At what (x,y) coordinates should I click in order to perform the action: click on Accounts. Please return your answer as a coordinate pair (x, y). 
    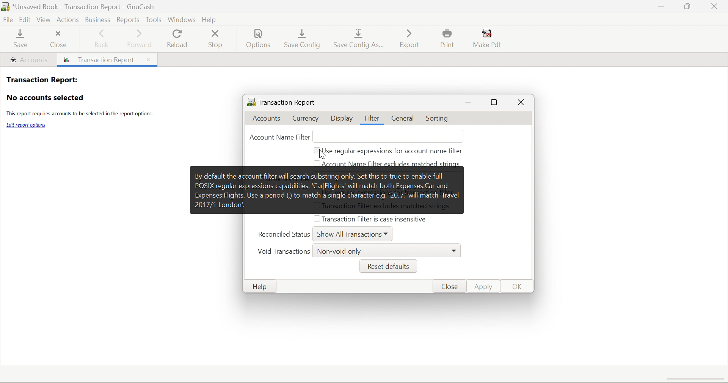
    Looking at the image, I should click on (28, 60).